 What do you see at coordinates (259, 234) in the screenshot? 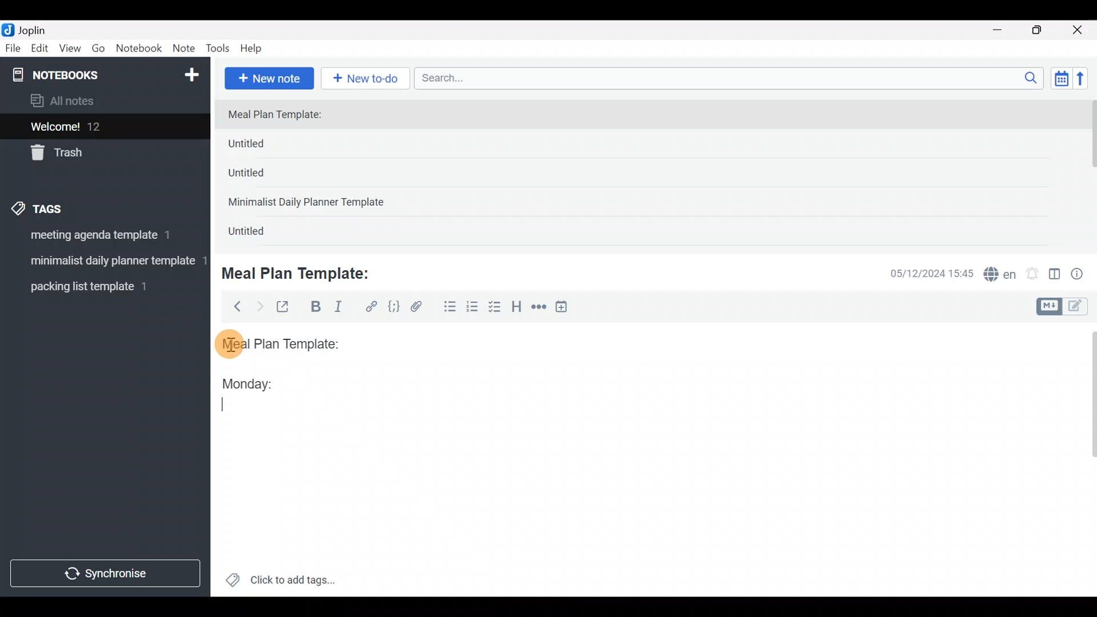
I see `Untitled` at bounding box center [259, 234].